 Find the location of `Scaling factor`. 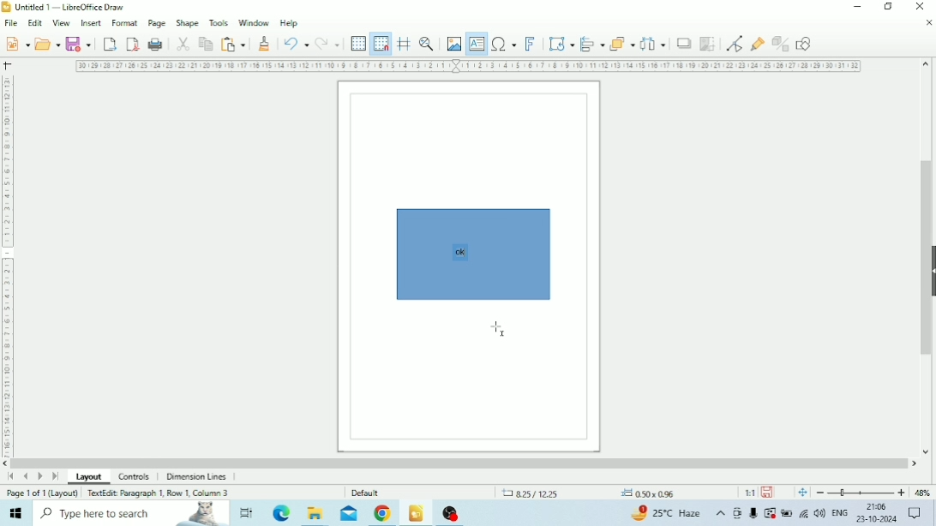

Scaling factor is located at coordinates (748, 492).